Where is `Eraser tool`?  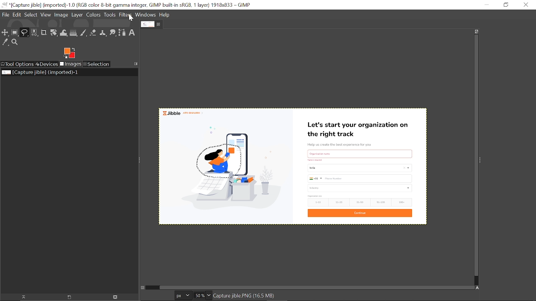
Eraser tool is located at coordinates (93, 33).